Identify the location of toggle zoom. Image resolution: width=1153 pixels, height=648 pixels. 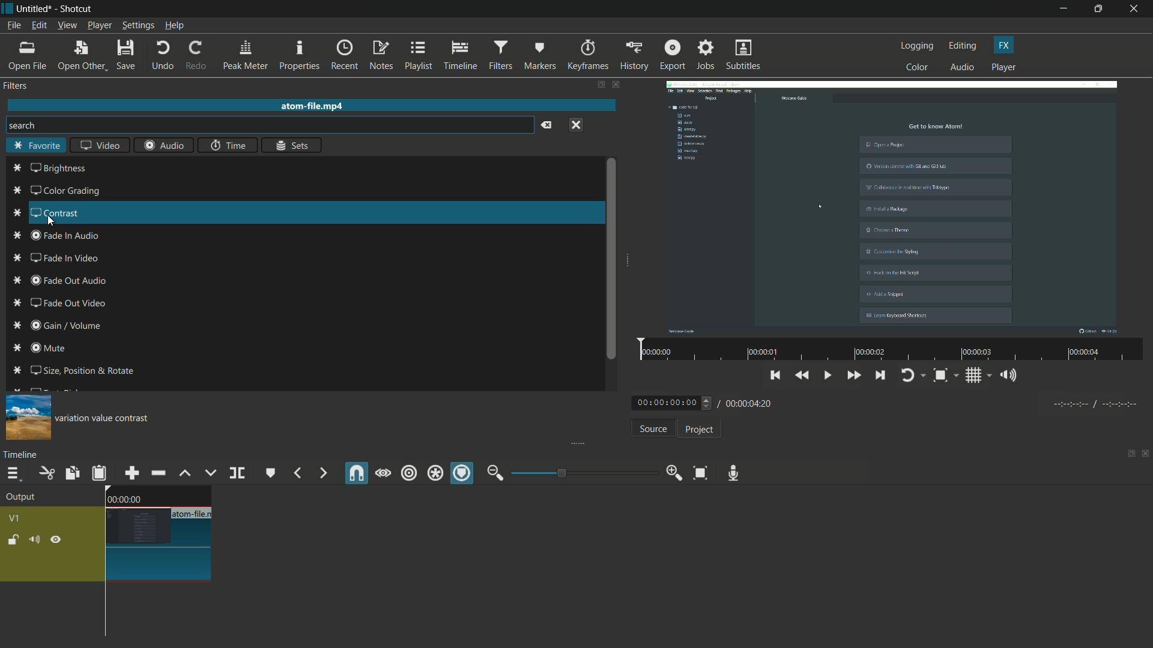
(945, 376).